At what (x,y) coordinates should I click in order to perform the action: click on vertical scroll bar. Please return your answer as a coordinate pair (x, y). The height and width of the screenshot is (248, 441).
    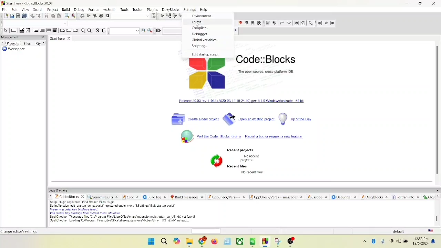
    Looking at the image, I should click on (437, 109).